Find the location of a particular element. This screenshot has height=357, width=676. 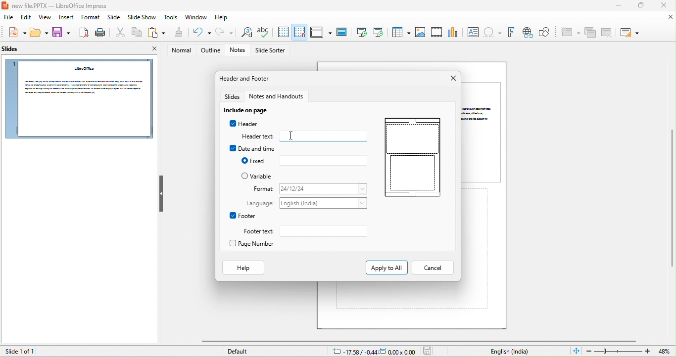

file is located at coordinates (7, 18).